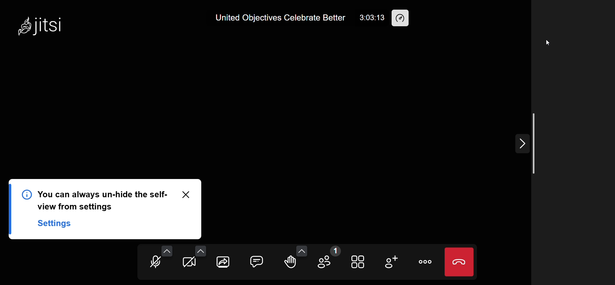  Describe the element at coordinates (257, 261) in the screenshot. I see `chat` at that location.